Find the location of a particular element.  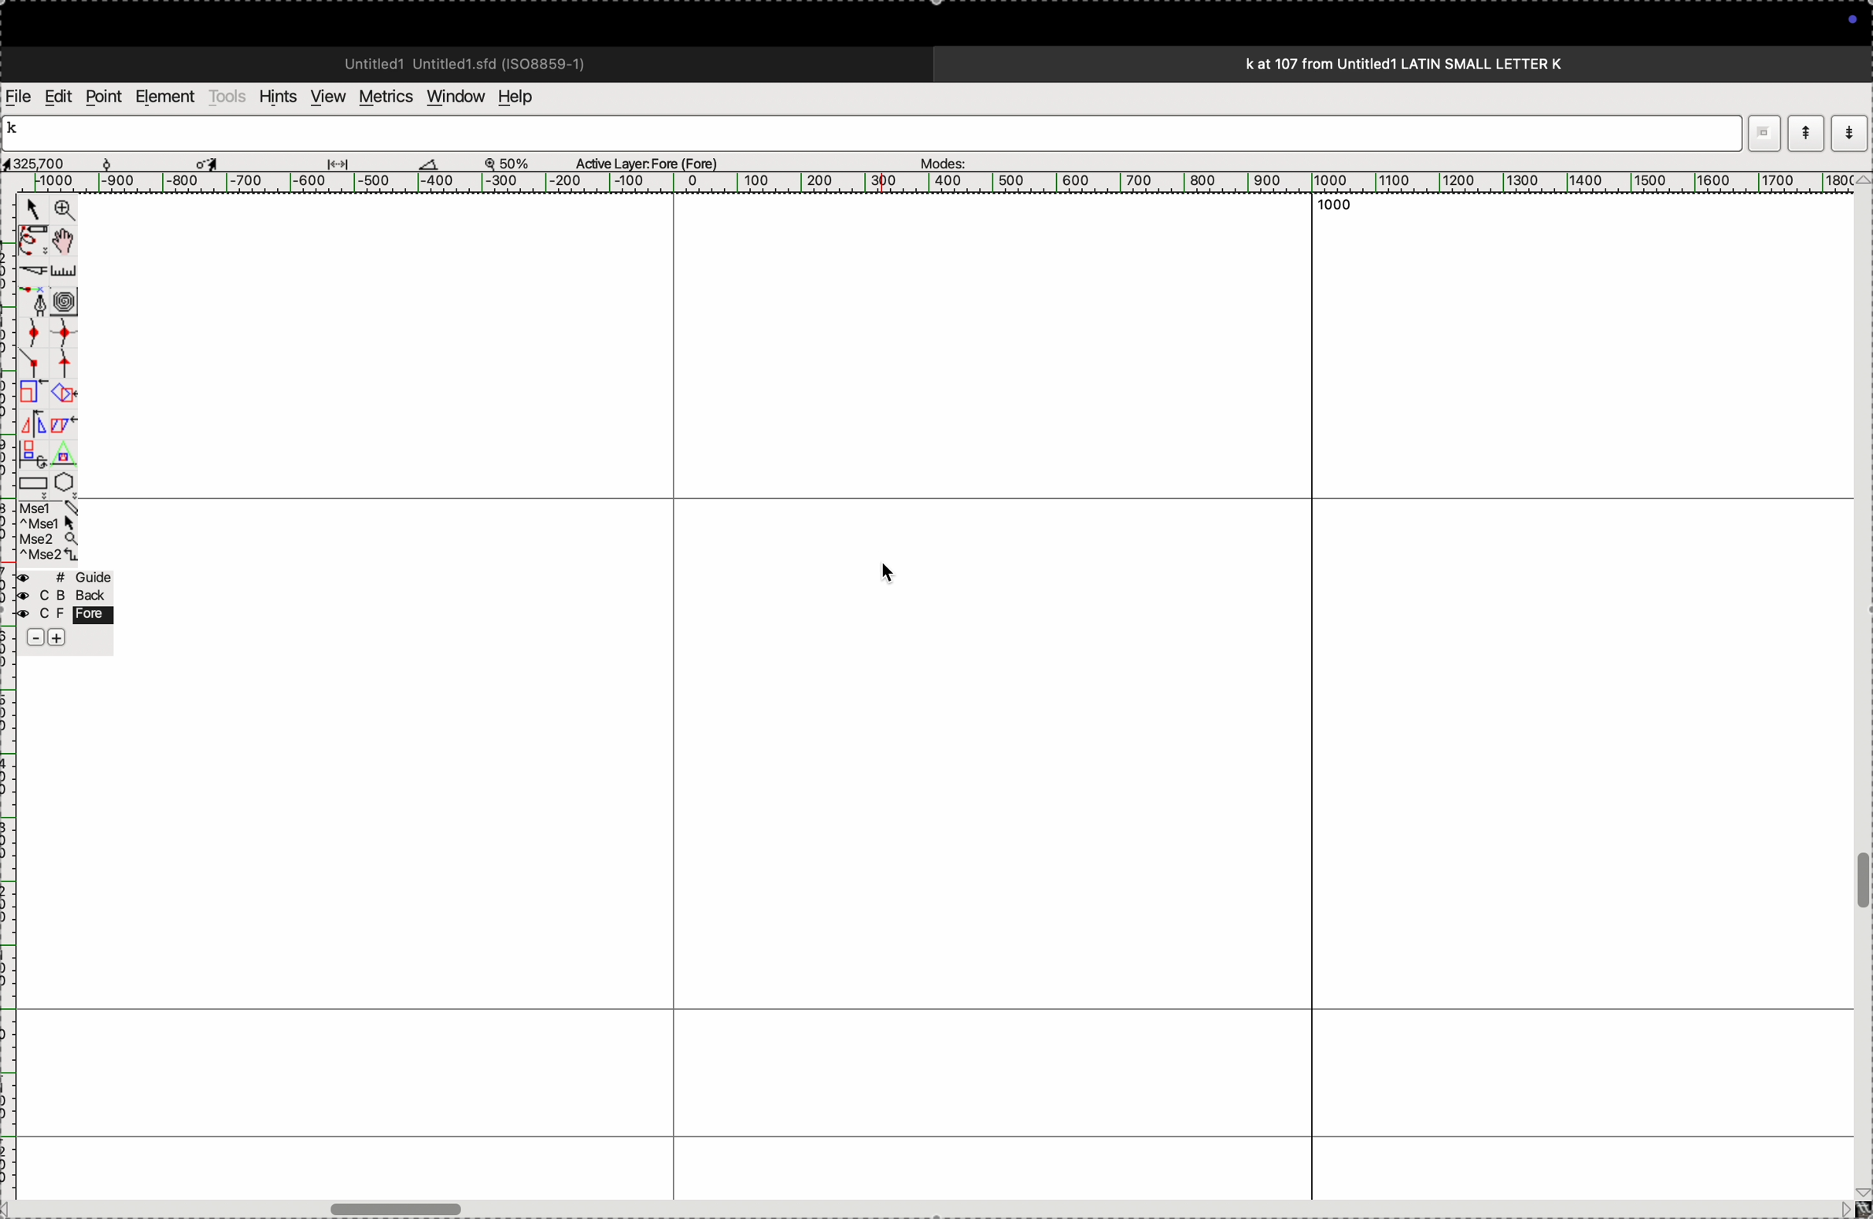

cut is located at coordinates (429, 163).